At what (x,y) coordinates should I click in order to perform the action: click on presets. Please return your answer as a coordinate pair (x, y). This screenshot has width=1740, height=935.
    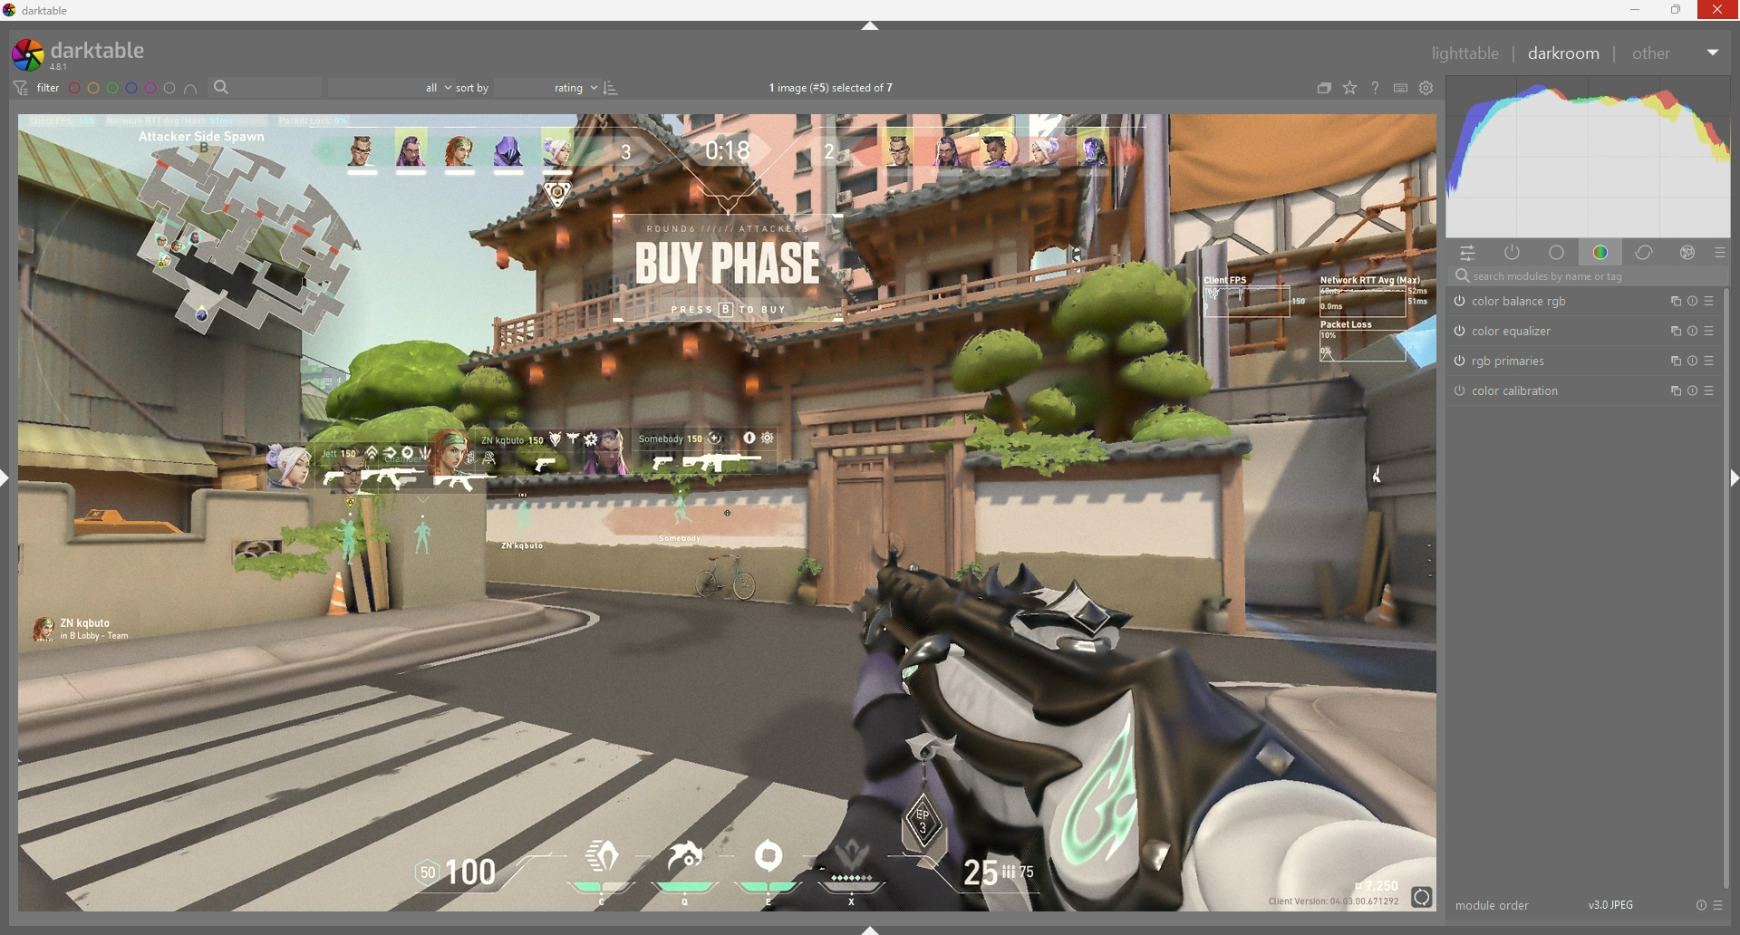
    Looking at the image, I should click on (1711, 331).